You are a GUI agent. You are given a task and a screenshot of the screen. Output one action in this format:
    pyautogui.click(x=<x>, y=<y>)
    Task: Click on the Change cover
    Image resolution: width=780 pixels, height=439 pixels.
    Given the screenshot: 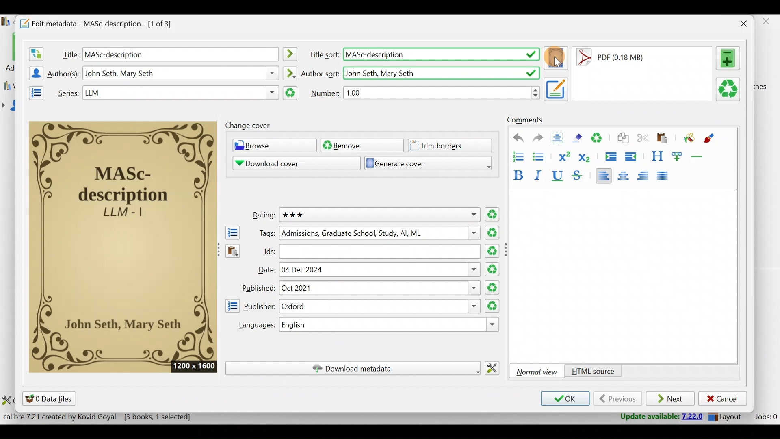 What is the action you would take?
    pyautogui.click(x=250, y=126)
    